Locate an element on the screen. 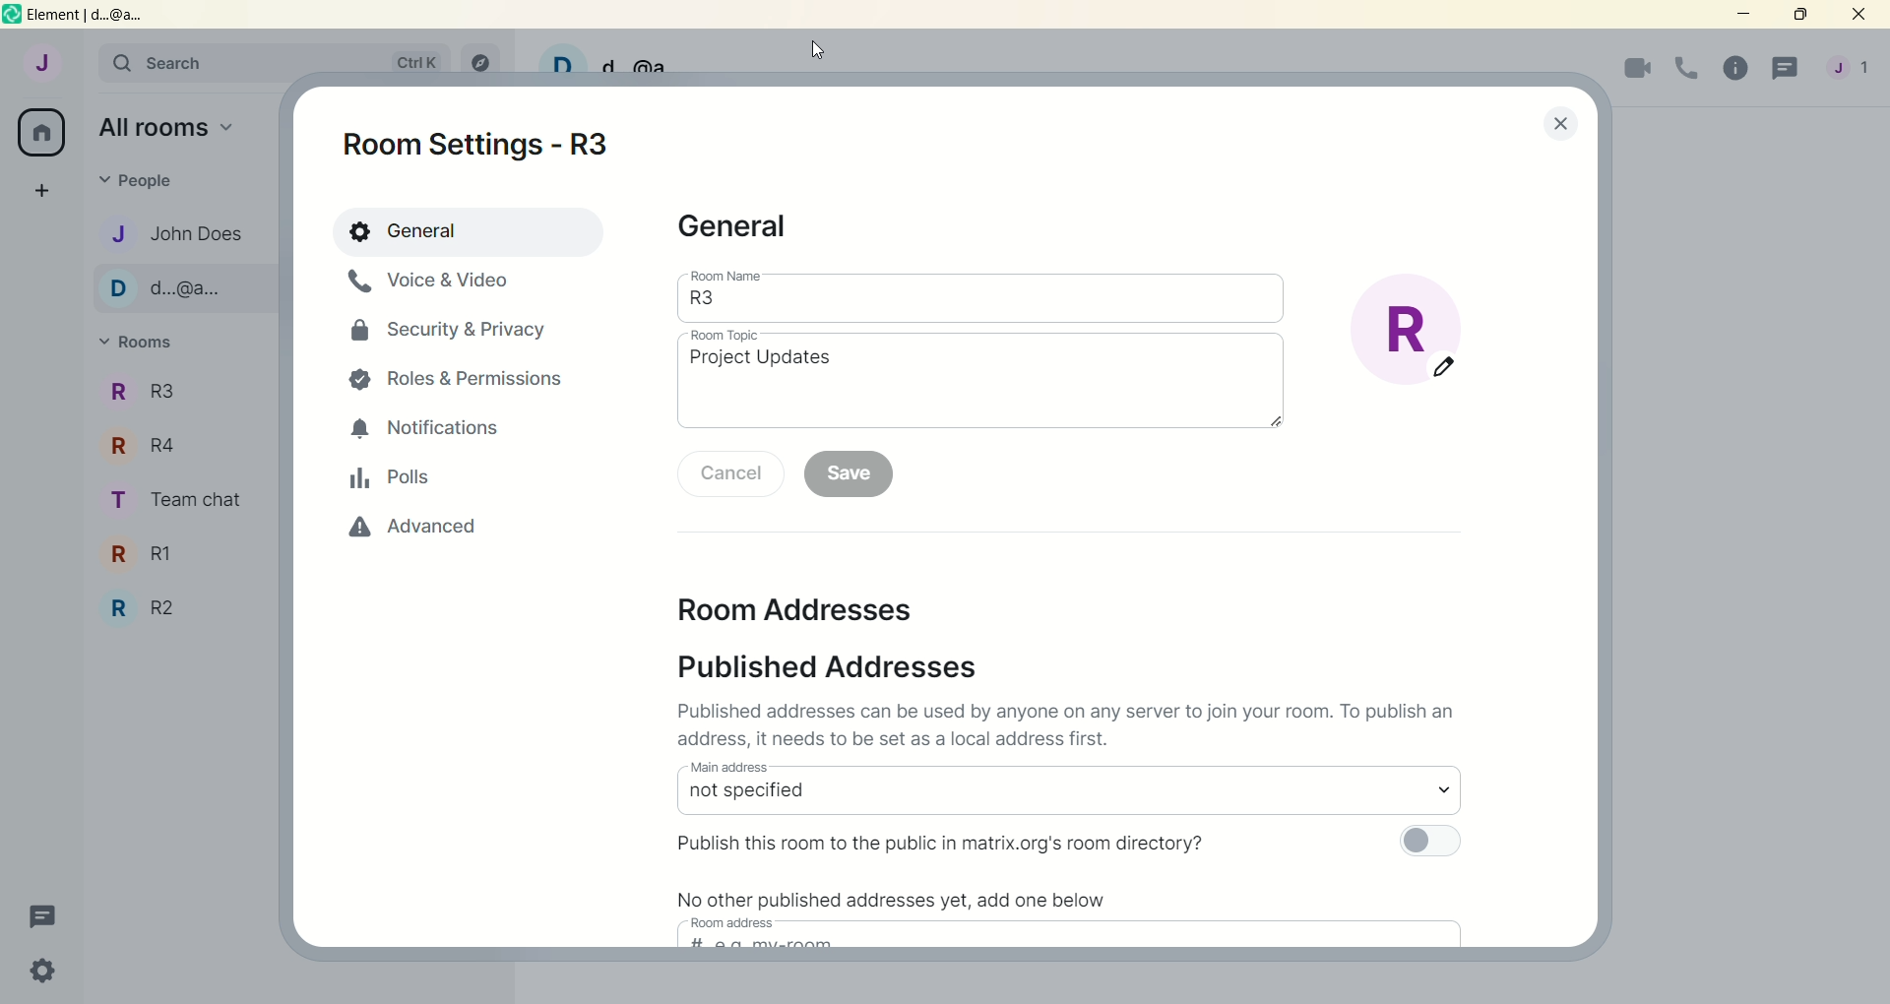 The height and width of the screenshot is (1004, 1890). threads is located at coordinates (49, 917).